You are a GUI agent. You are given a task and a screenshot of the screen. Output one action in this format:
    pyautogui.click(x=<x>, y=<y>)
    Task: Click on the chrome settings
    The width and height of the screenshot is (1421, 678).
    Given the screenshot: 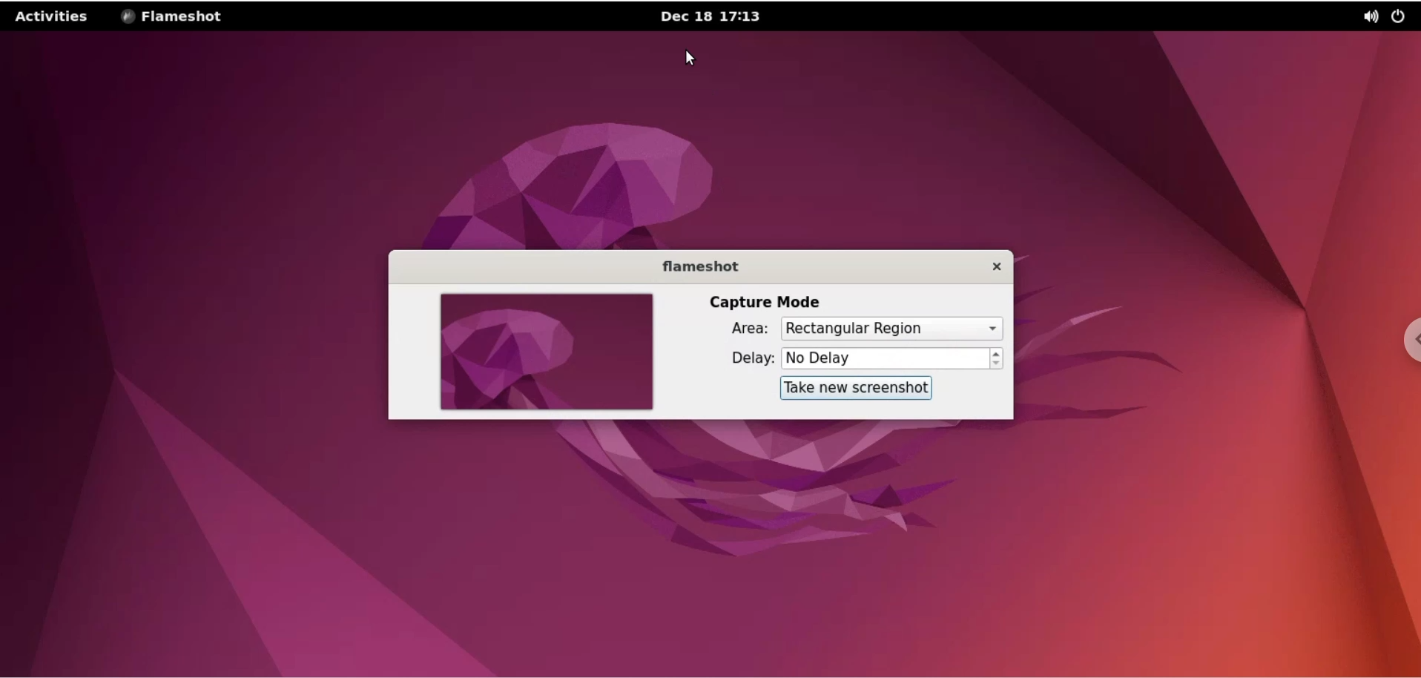 What is the action you would take?
    pyautogui.click(x=1407, y=341)
    